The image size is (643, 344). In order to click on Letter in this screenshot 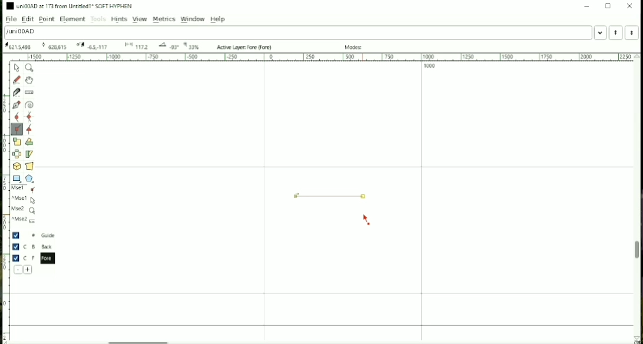, I will do `click(21, 32)`.